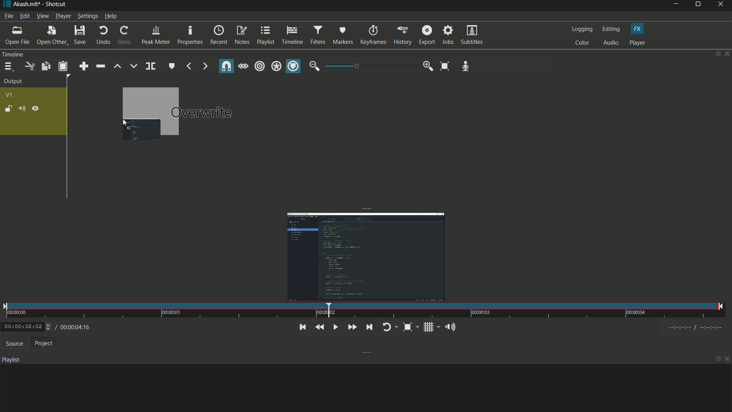 This screenshot has height=412, width=732. I want to click on v1, so click(9, 95).